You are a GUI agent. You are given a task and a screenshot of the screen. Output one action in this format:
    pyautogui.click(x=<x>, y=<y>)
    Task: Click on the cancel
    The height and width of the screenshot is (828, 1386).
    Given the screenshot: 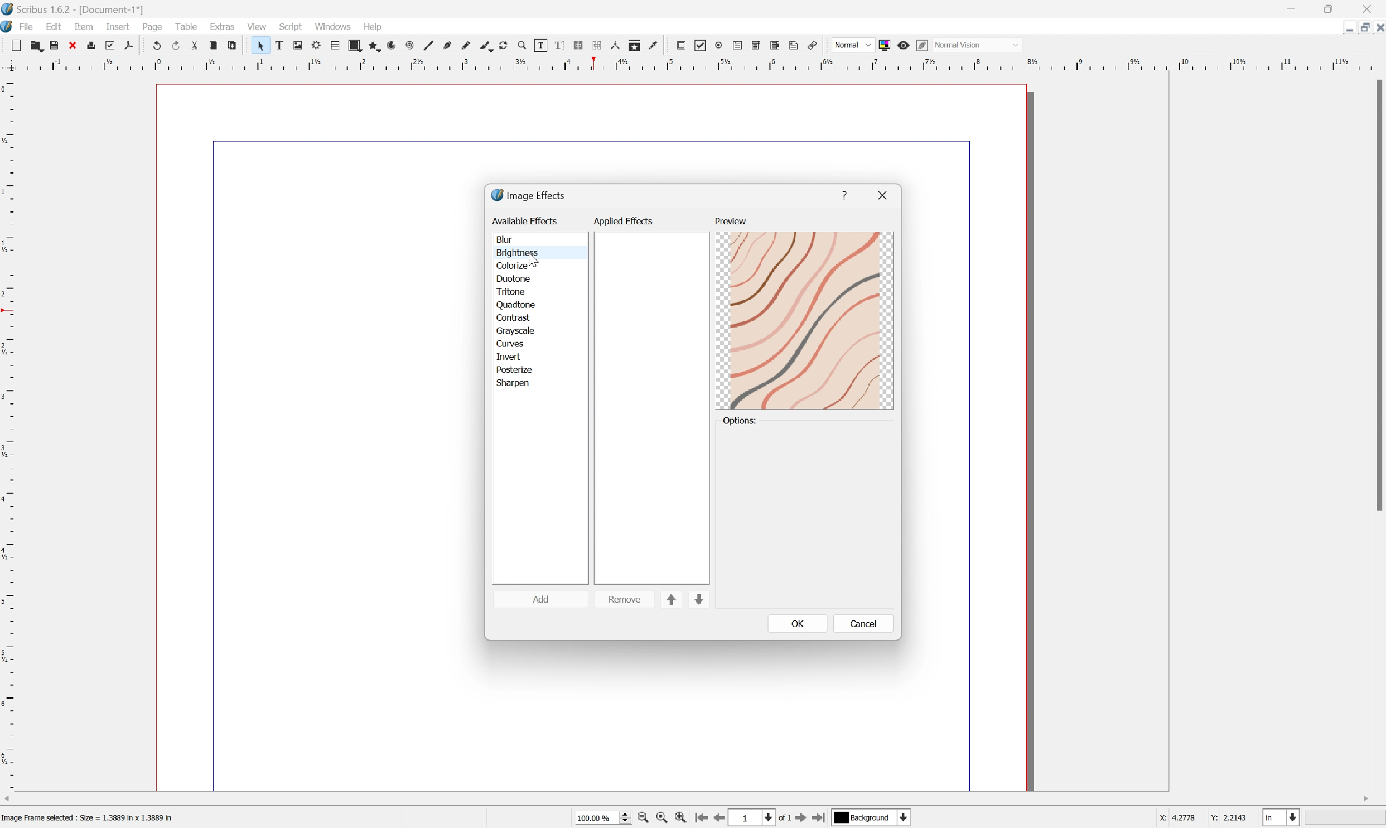 What is the action you would take?
    pyautogui.click(x=862, y=623)
    